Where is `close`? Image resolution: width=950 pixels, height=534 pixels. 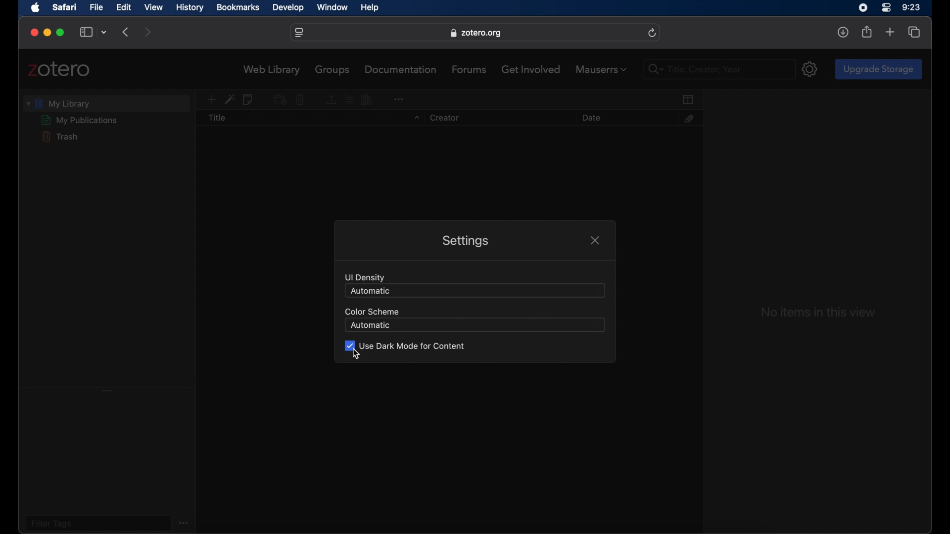
close is located at coordinates (595, 240).